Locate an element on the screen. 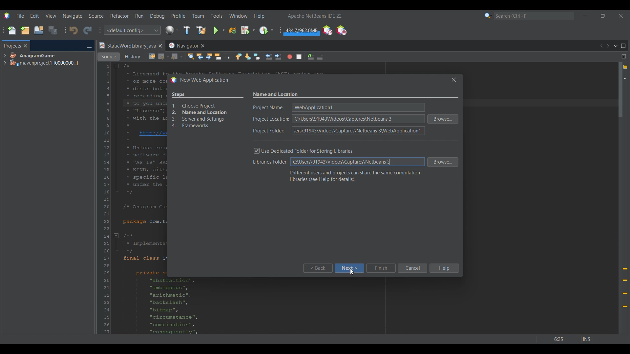 The image size is (630, 354). Split window horizontally or vertically is located at coordinates (623, 56).